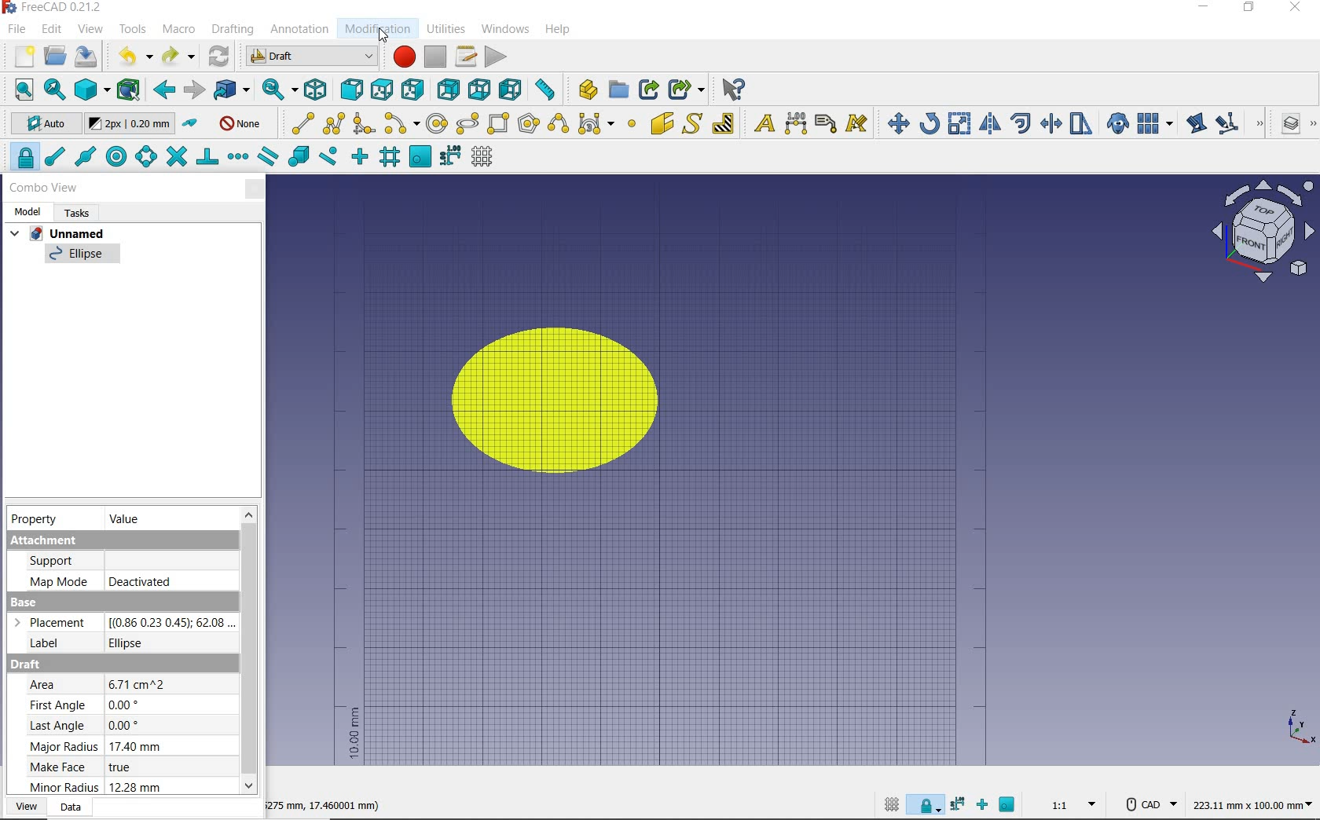 The height and width of the screenshot is (820, 1320). What do you see at coordinates (56, 157) in the screenshot?
I see `snap endpoint` at bounding box center [56, 157].